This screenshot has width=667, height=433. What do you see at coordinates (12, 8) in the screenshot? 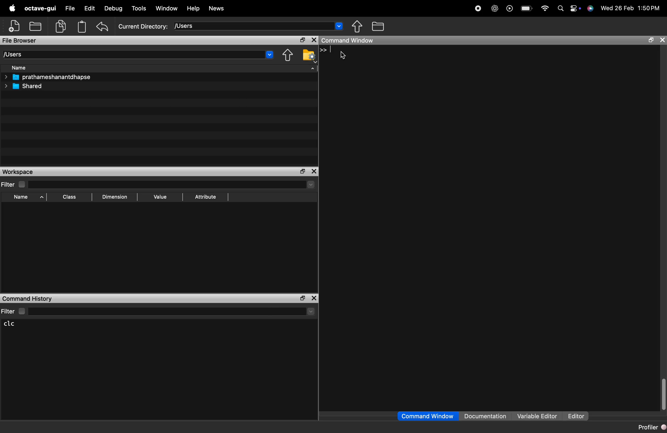
I see `logo` at bounding box center [12, 8].